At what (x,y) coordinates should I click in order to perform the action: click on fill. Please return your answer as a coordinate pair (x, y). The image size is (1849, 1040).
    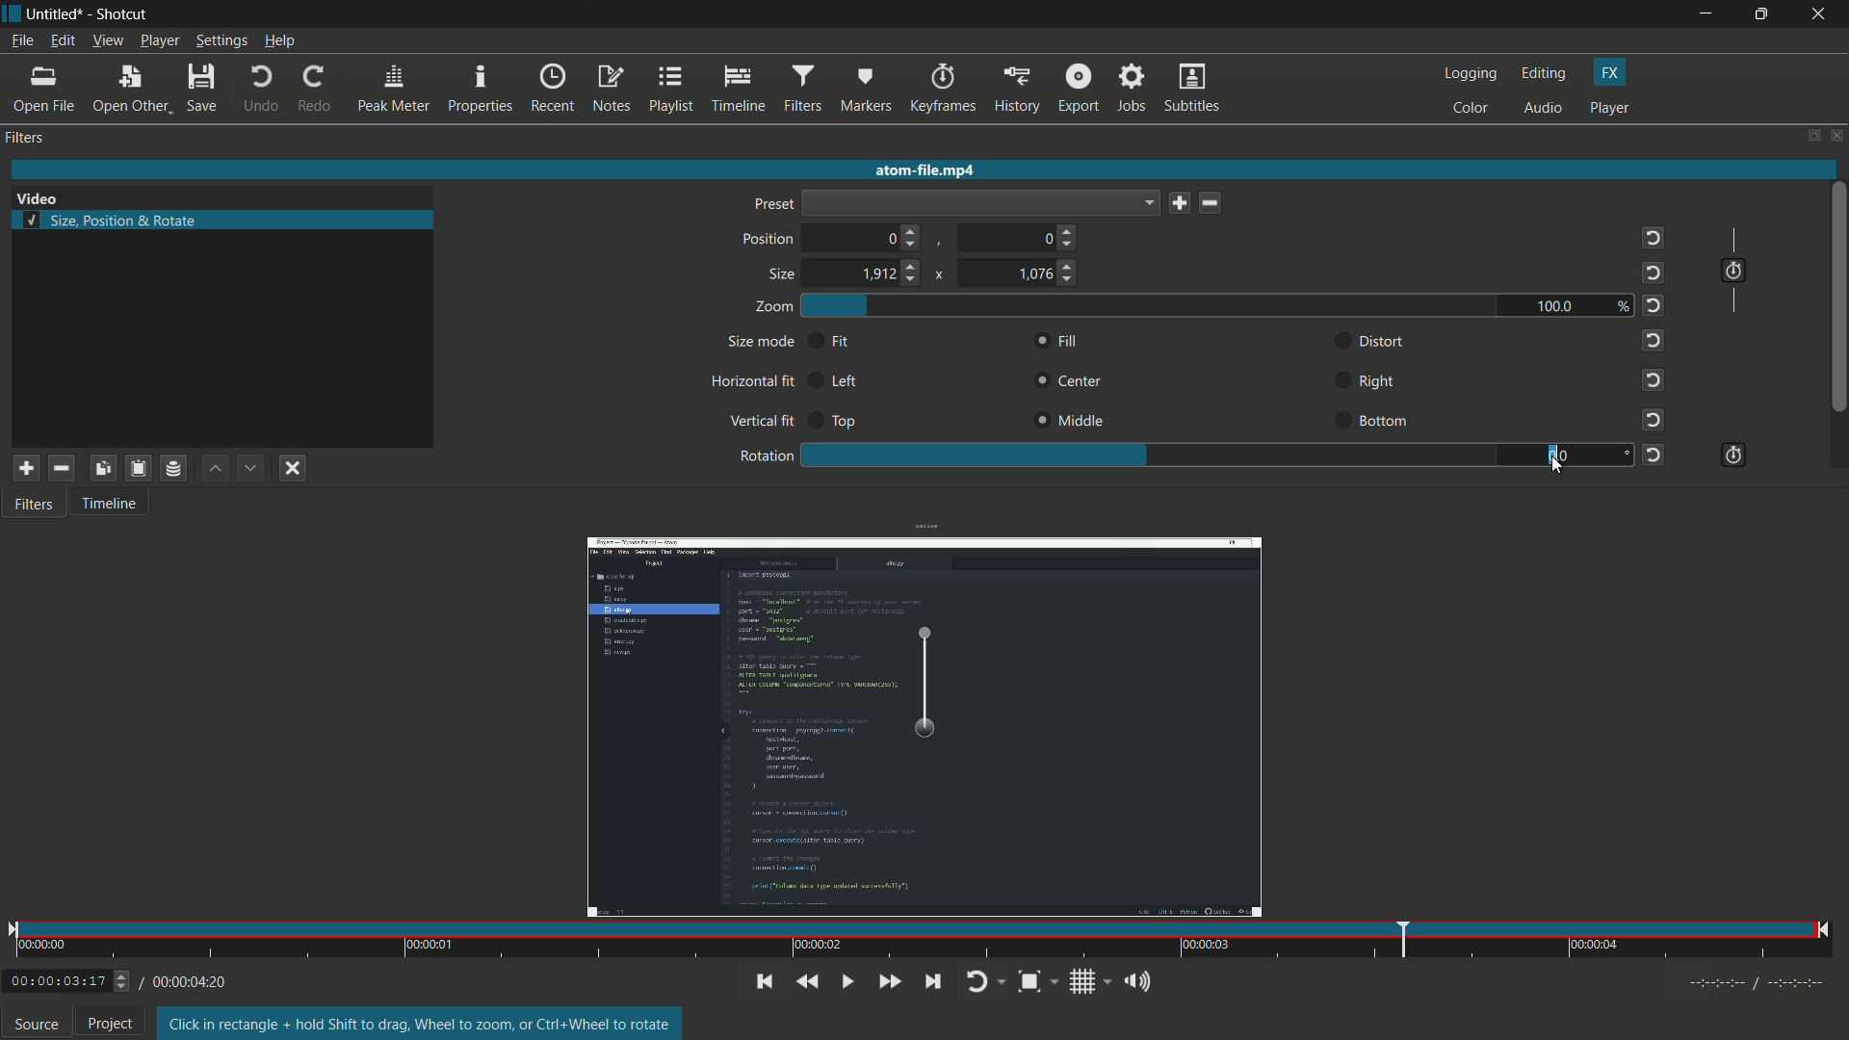
    Looking at the image, I should click on (1055, 343).